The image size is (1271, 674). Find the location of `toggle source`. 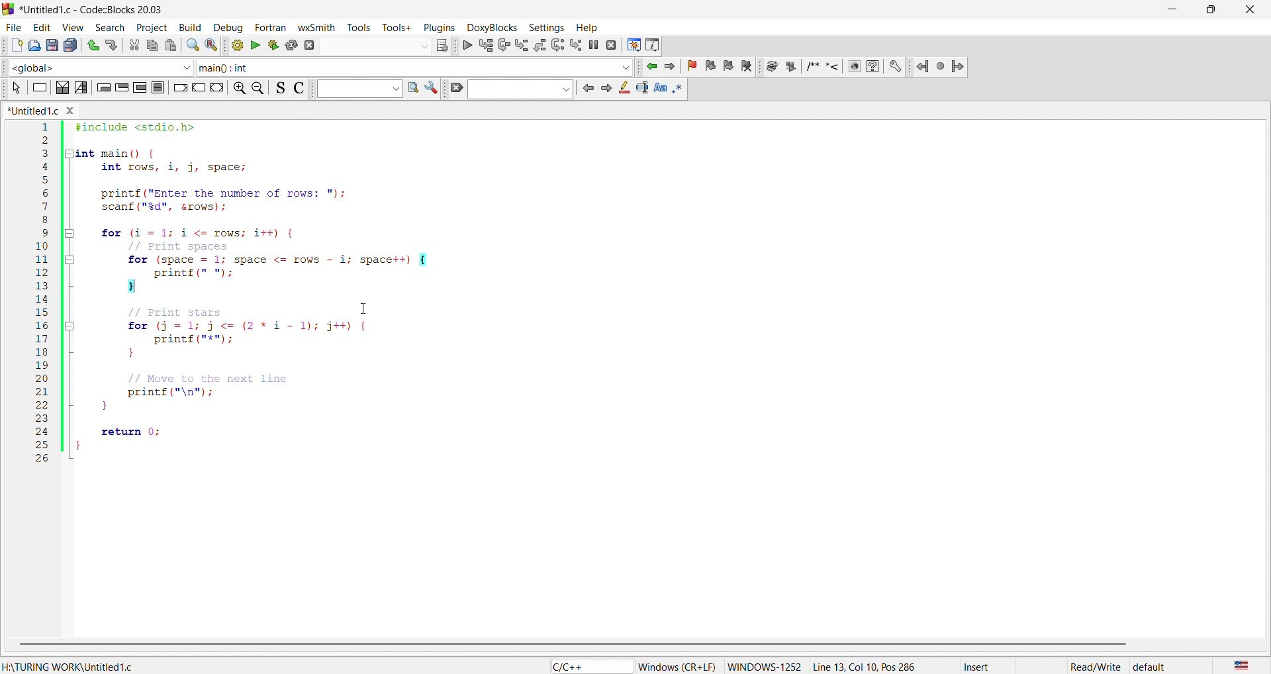

toggle source is located at coordinates (281, 89).